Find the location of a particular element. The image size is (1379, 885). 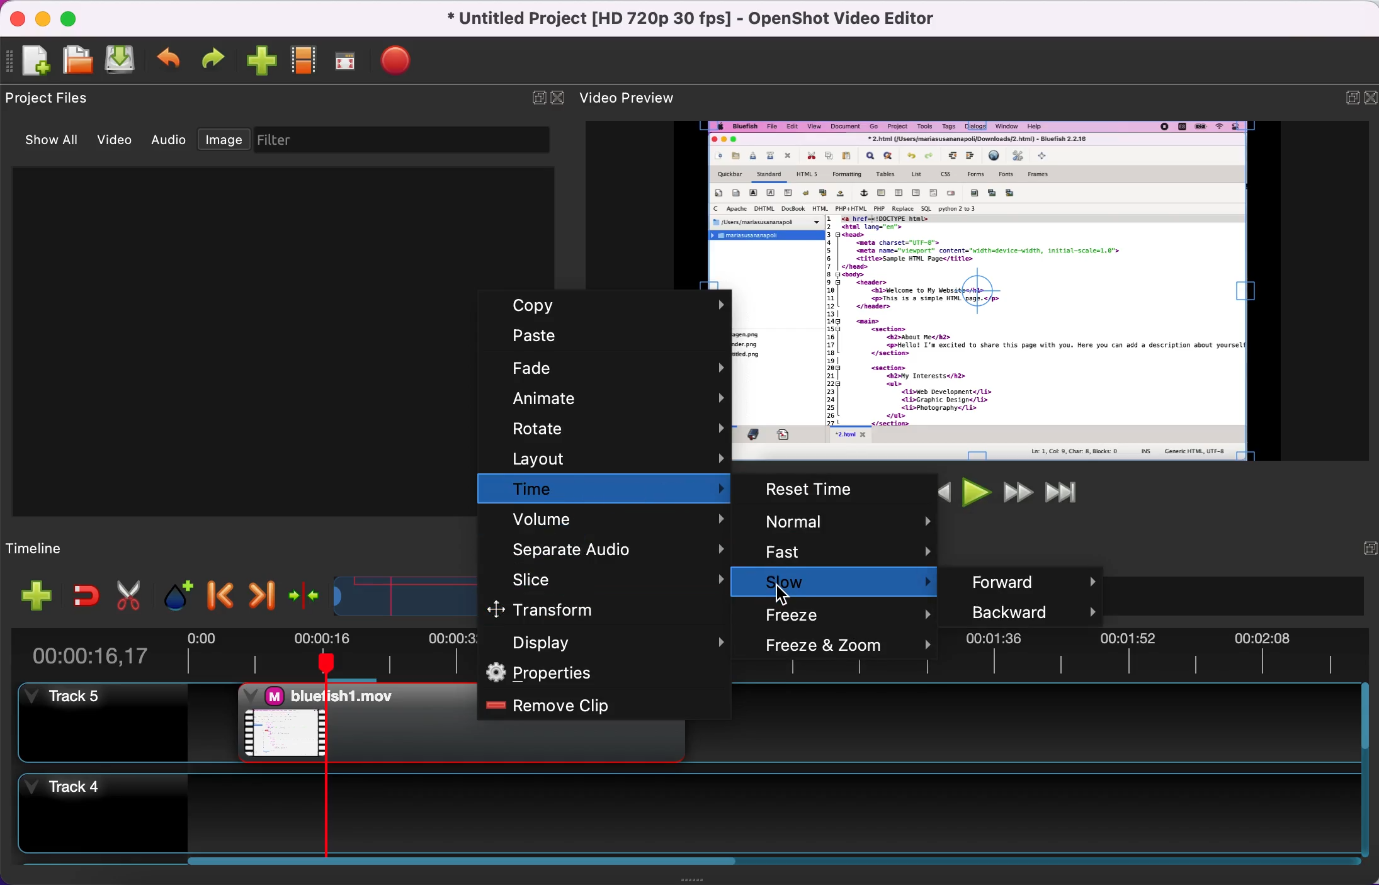

cut is located at coordinates (129, 593).